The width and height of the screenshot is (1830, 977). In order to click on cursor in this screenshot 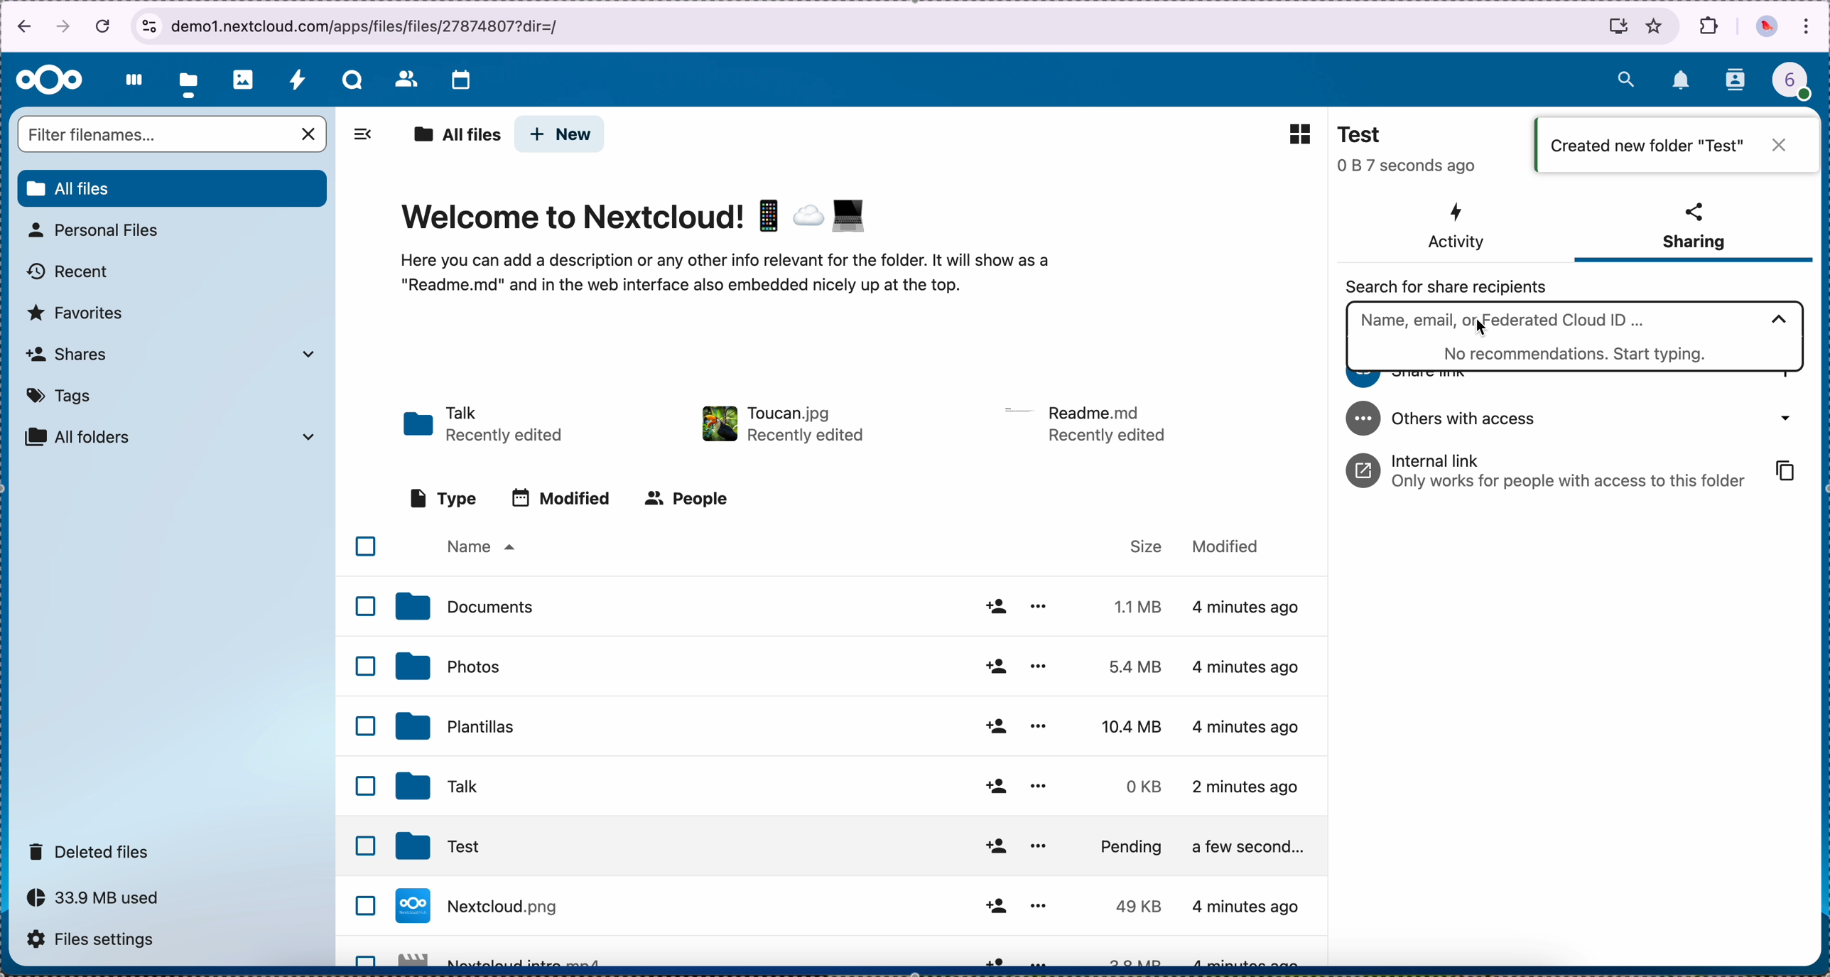, I will do `click(1482, 328)`.